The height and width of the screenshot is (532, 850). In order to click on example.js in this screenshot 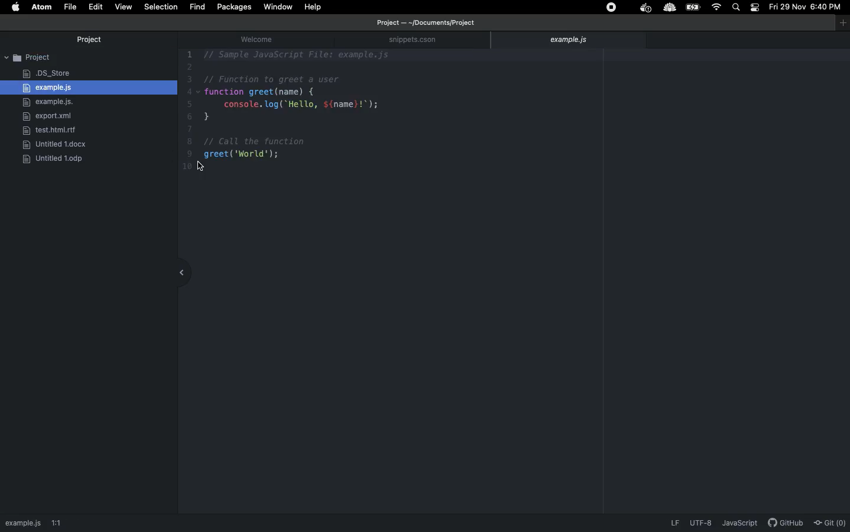, I will do `click(571, 40)`.